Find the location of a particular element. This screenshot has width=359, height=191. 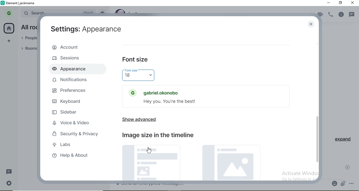

Activate Windows is located at coordinates (300, 173).